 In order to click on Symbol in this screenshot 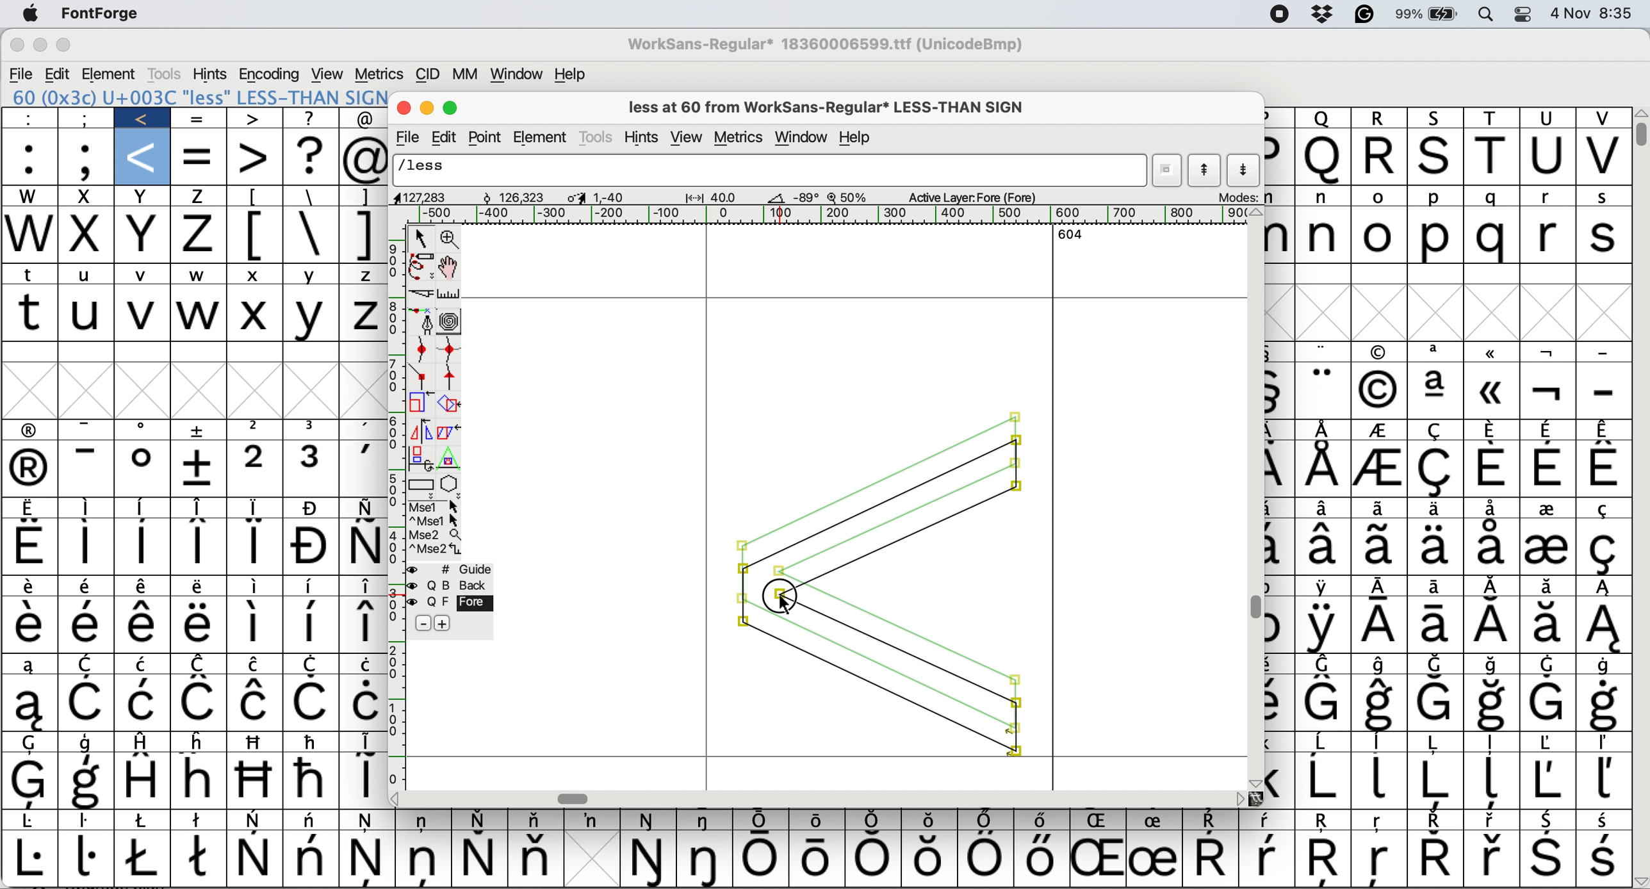, I will do `click(1280, 704)`.